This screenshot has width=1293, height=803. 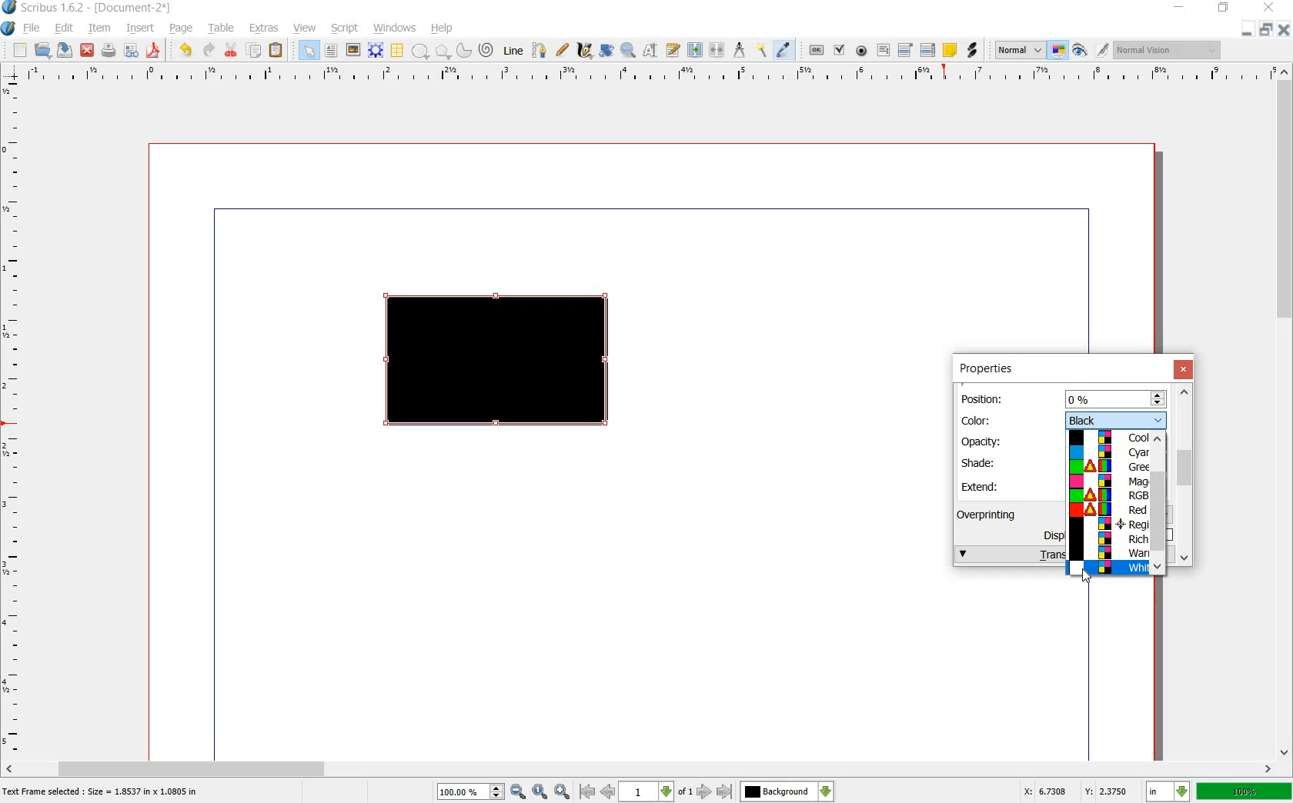 What do you see at coordinates (983, 486) in the screenshot?
I see `extend` at bounding box center [983, 486].